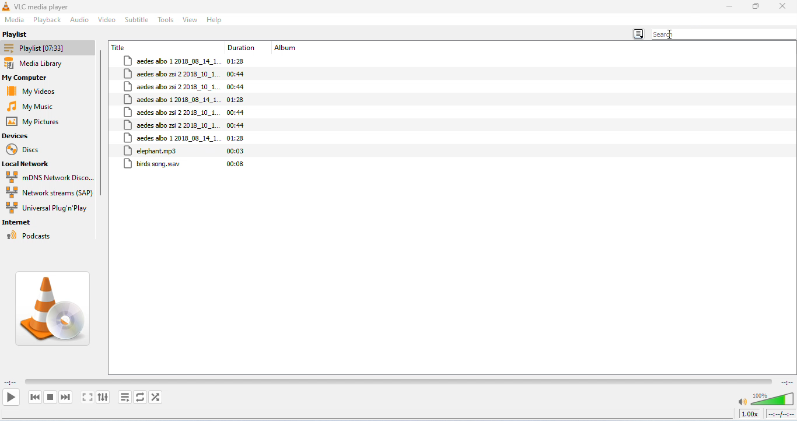 The image size is (797, 421). What do you see at coordinates (172, 74) in the screenshot?
I see `aedes albo zsi 2 2018_08_10_1 ` at bounding box center [172, 74].